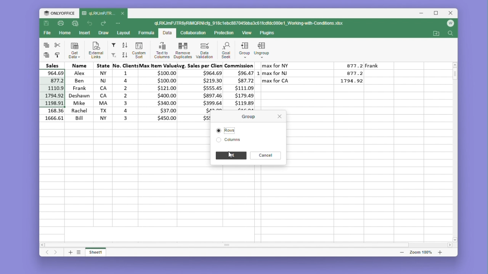  What do you see at coordinates (438, 13) in the screenshot?
I see `Maximize` at bounding box center [438, 13].